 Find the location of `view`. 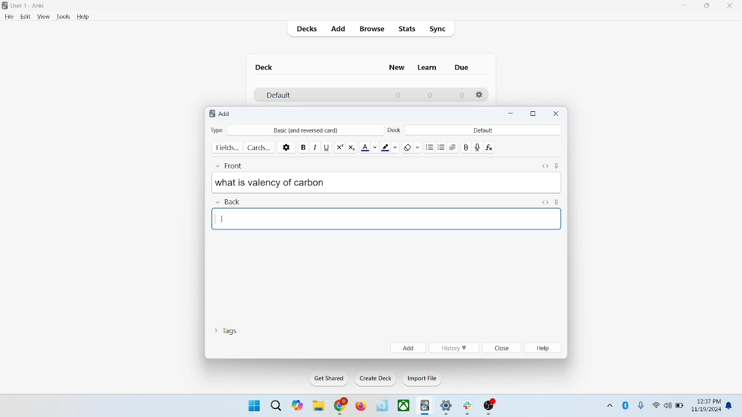

view is located at coordinates (44, 17).